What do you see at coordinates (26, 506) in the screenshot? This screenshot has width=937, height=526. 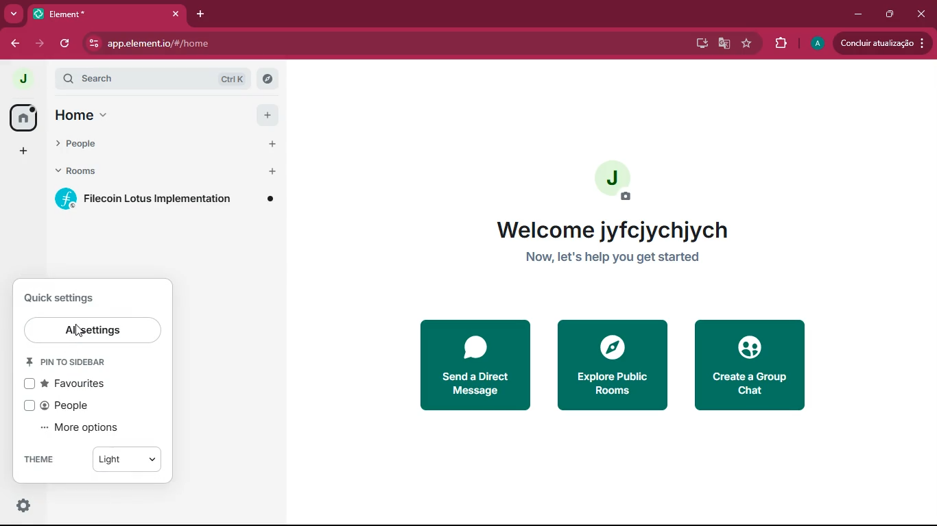 I see `settings` at bounding box center [26, 506].